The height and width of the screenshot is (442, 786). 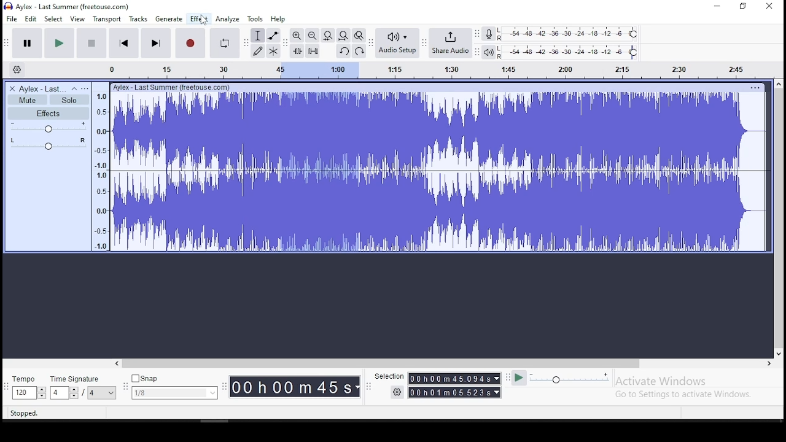 I want to click on playback meter, so click(x=492, y=51).